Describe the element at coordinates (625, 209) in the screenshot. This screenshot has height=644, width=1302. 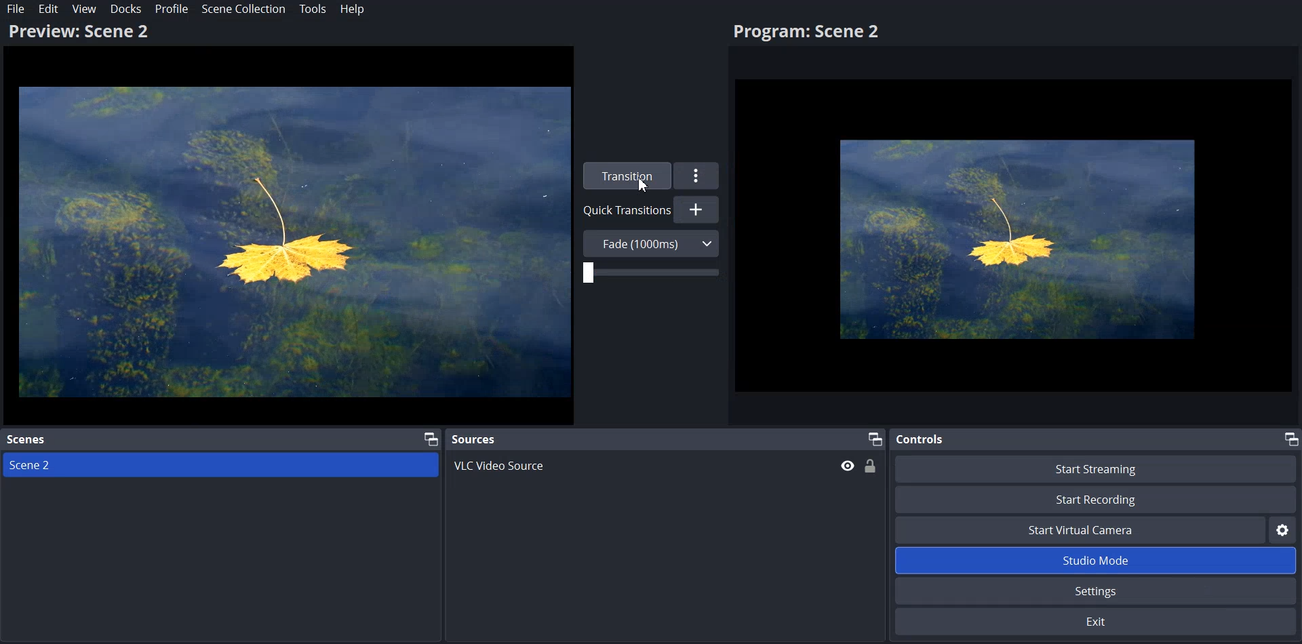
I see `Quick Transition` at that location.